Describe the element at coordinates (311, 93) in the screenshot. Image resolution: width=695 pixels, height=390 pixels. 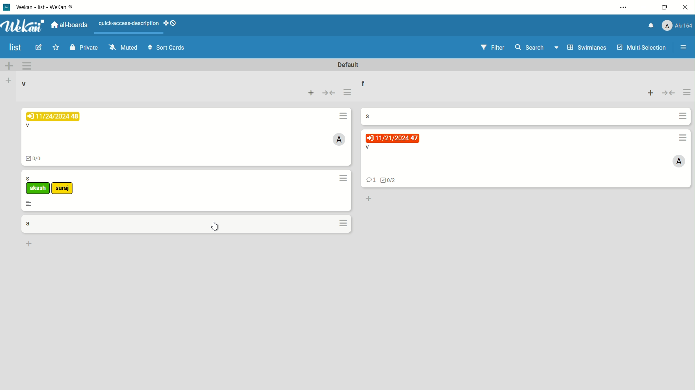
I see `add card to top of list` at that location.